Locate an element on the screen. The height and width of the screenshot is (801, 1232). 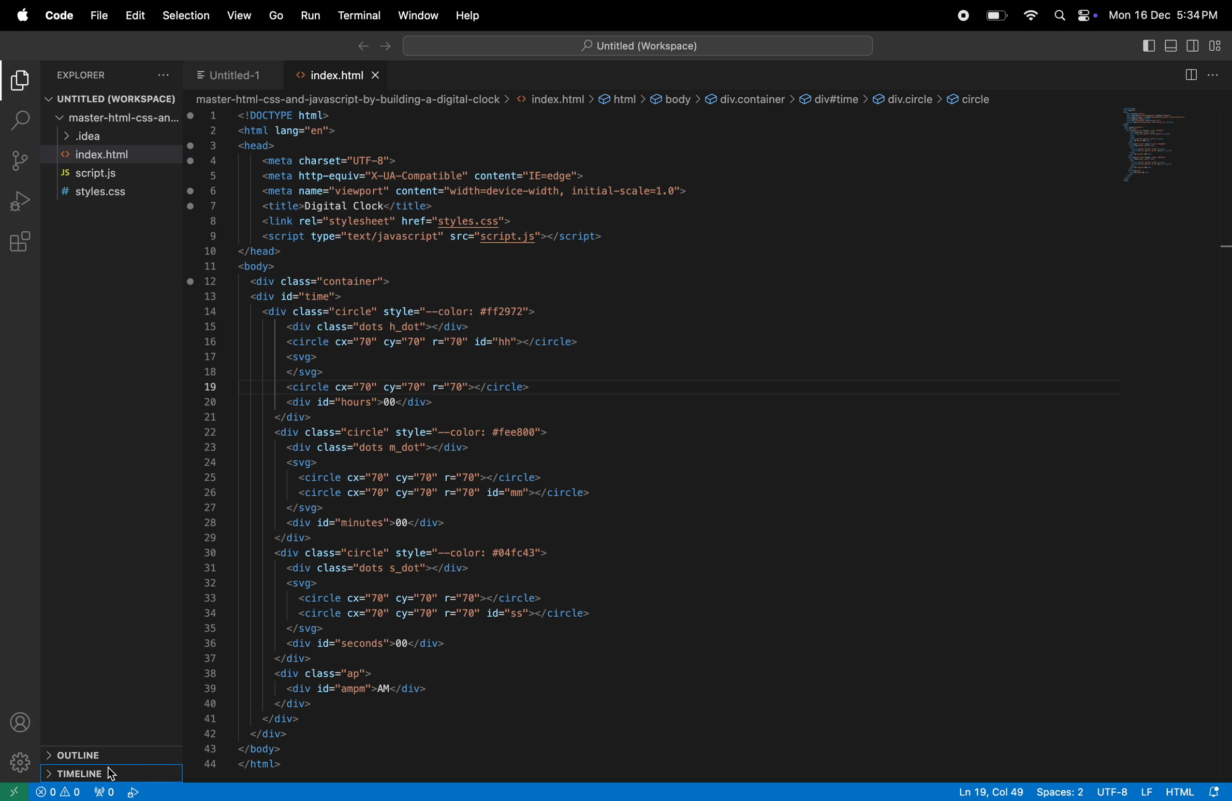
<div class="ap"> is located at coordinates (327, 672).